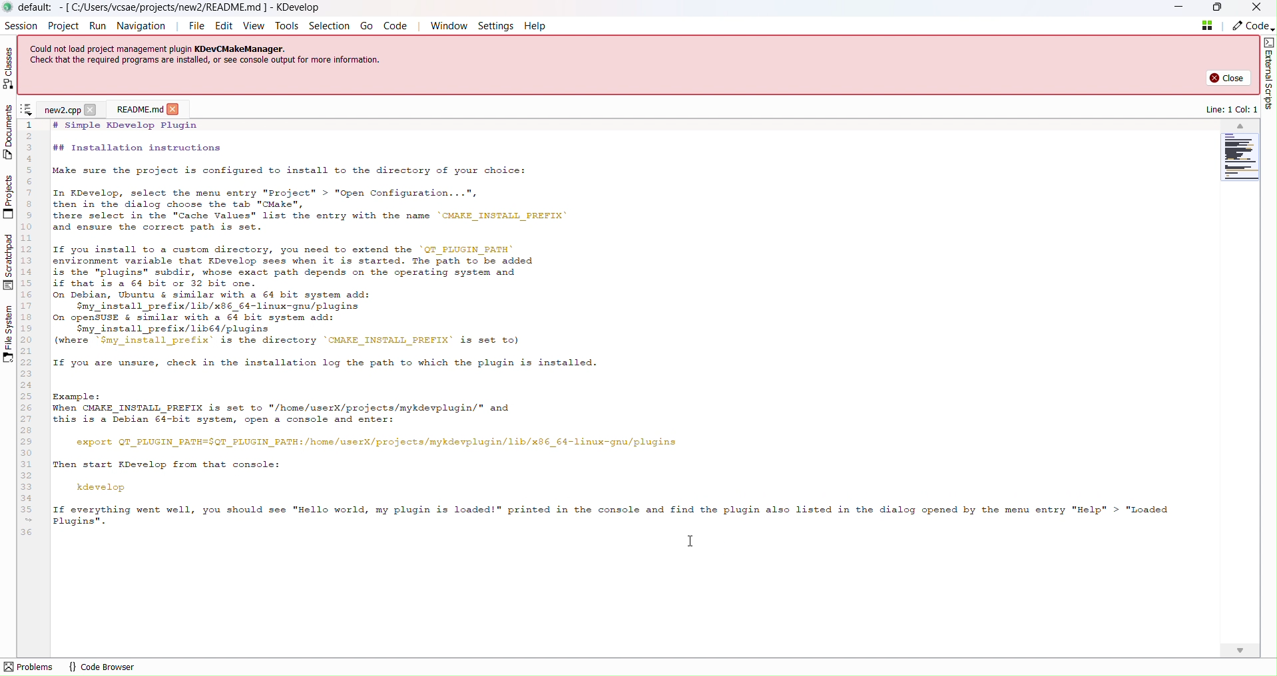  I want to click on could not load project management plugin, so click(582, 65).